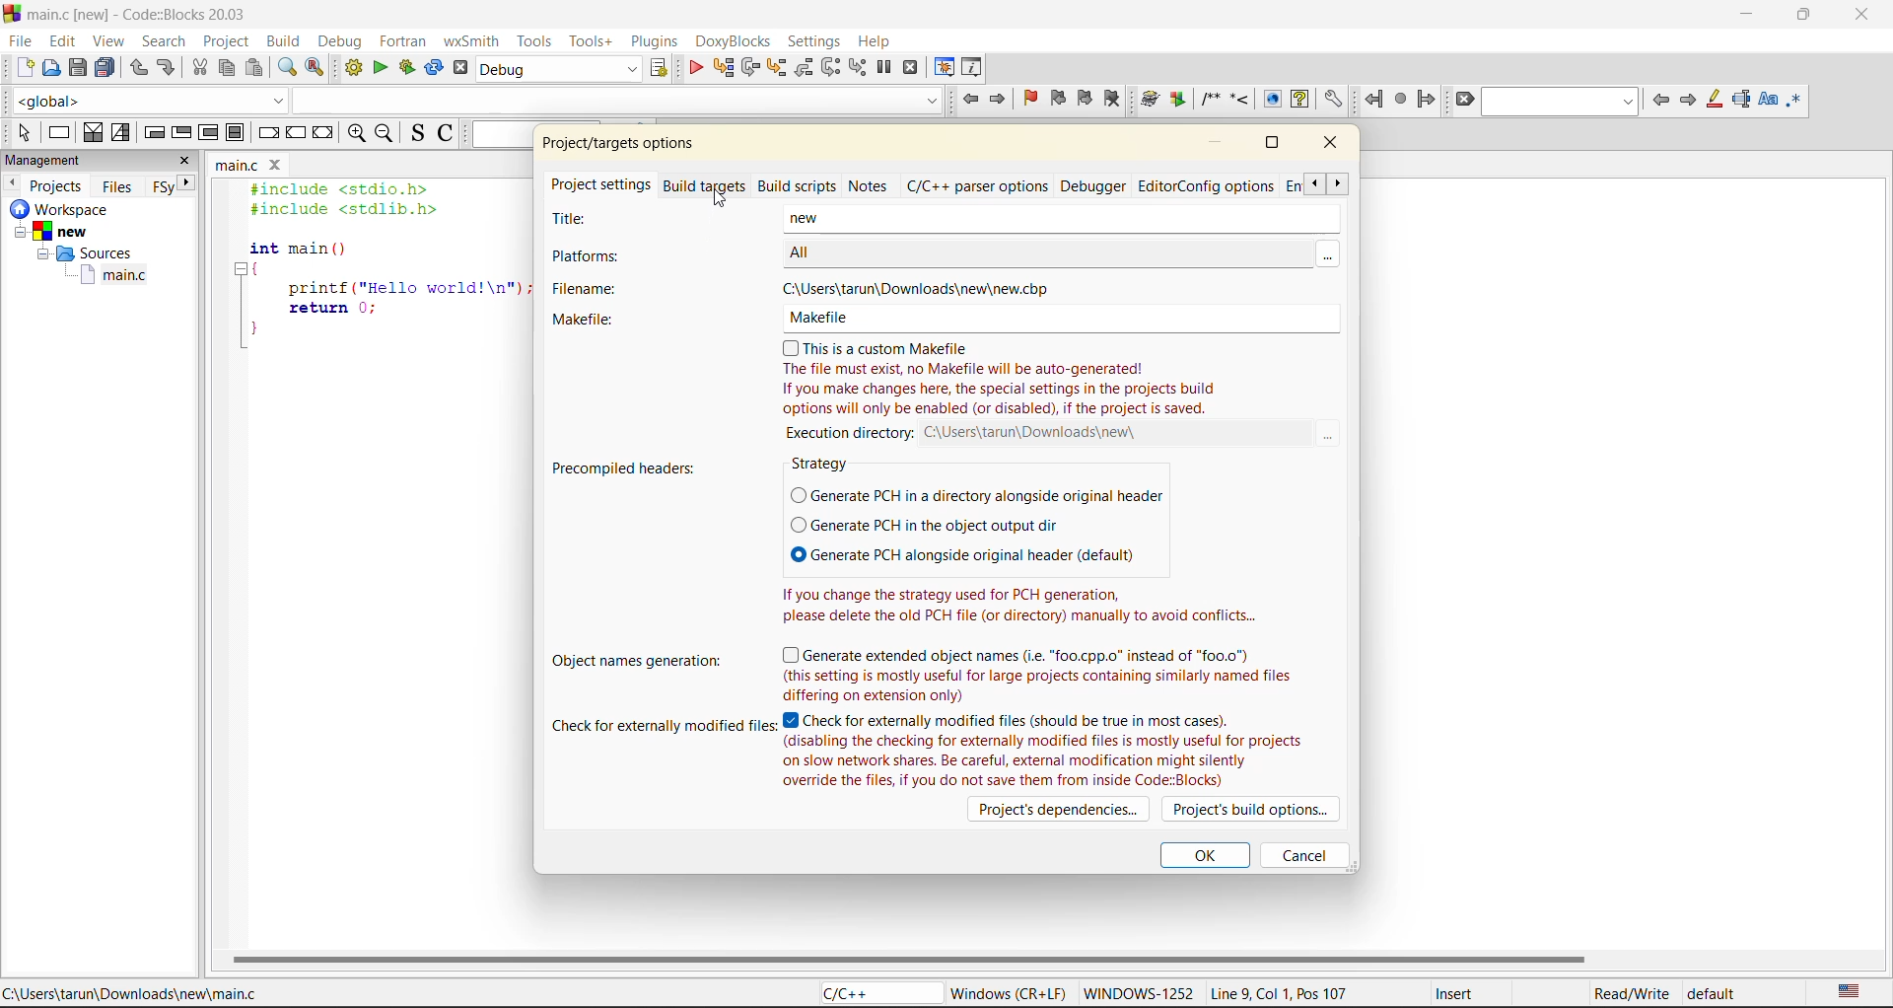  I want to click on #include <stdio.h>

#include <stdlib.h>

int main ()

{
printf ("Hello world!\n");
return 0;

}, so click(382, 269).